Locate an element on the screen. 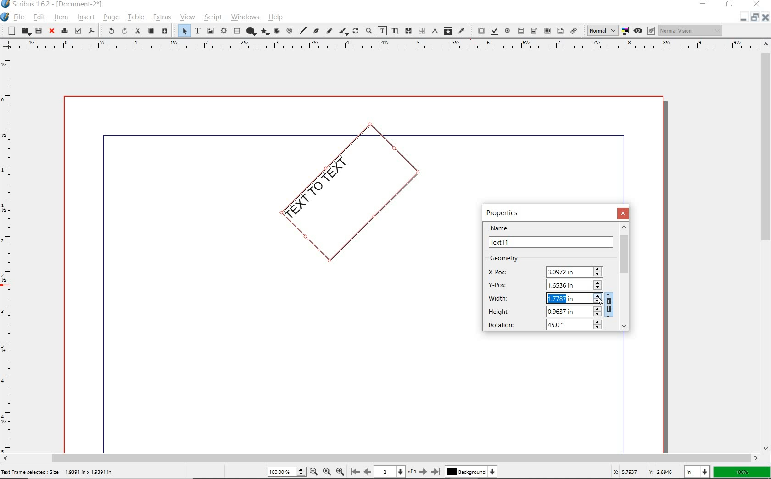  copy item properties is located at coordinates (448, 30).